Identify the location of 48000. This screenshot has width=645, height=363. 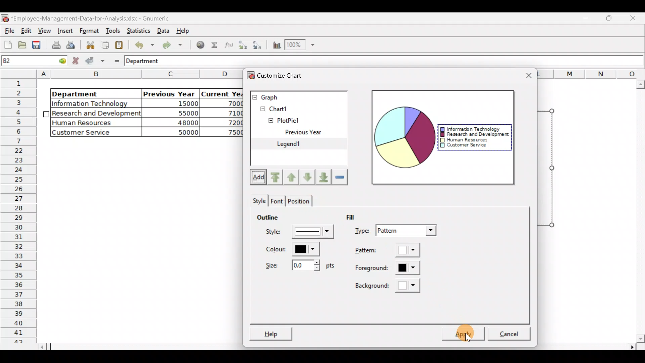
(177, 123).